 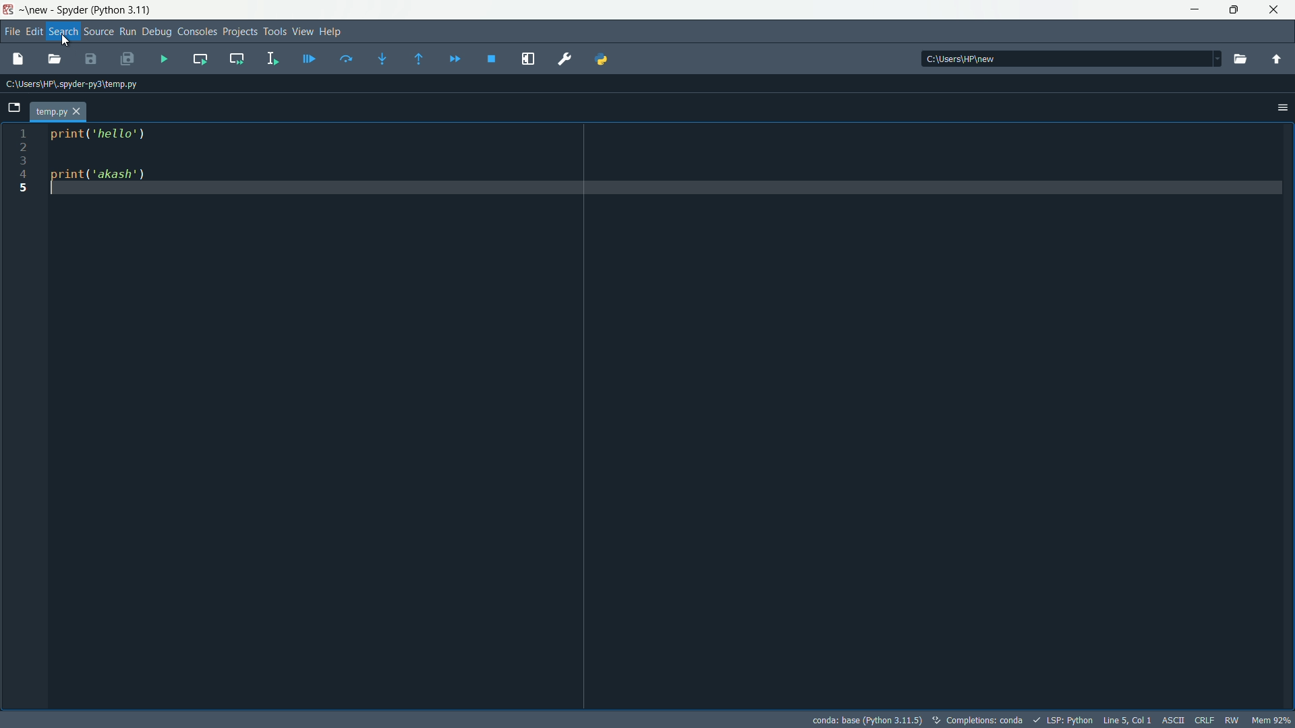 What do you see at coordinates (1274, 59) in the screenshot?
I see `parent directory` at bounding box center [1274, 59].